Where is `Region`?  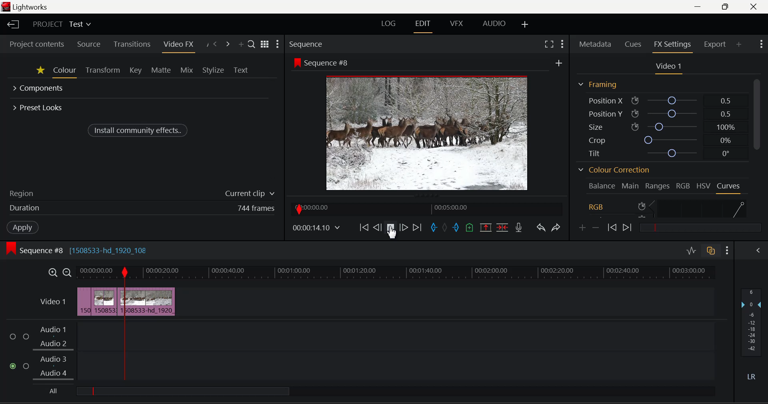 Region is located at coordinates (141, 193).